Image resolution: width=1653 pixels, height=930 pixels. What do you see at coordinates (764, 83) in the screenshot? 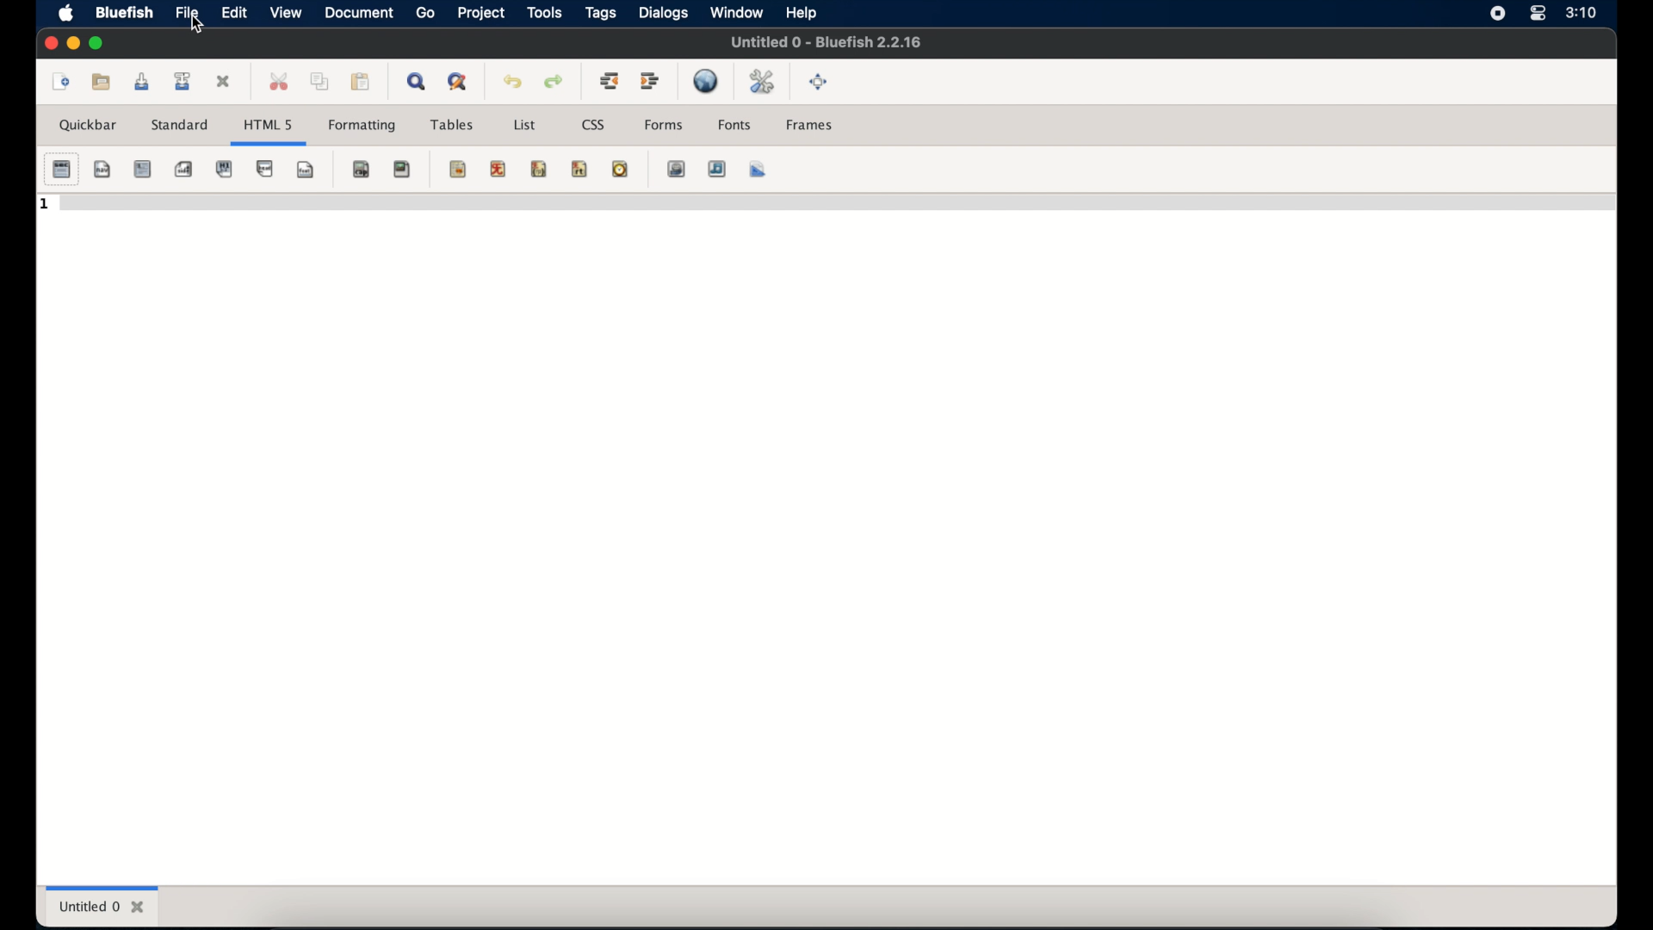
I see `edit preferences` at bounding box center [764, 83].